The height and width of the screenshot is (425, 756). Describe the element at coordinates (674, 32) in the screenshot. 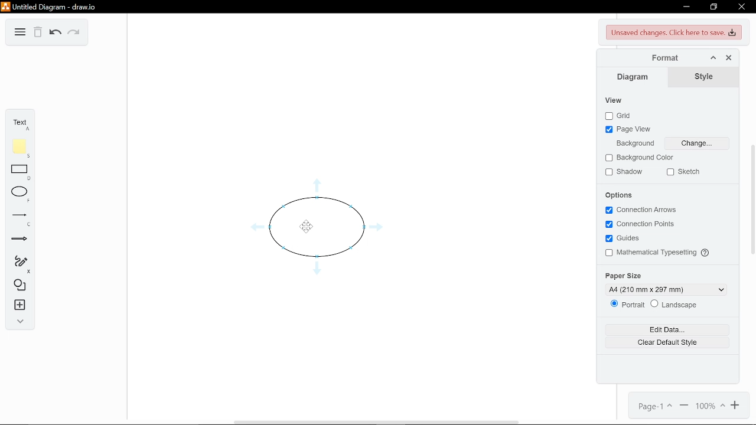

I see `Unsaved chaanges` at that location.